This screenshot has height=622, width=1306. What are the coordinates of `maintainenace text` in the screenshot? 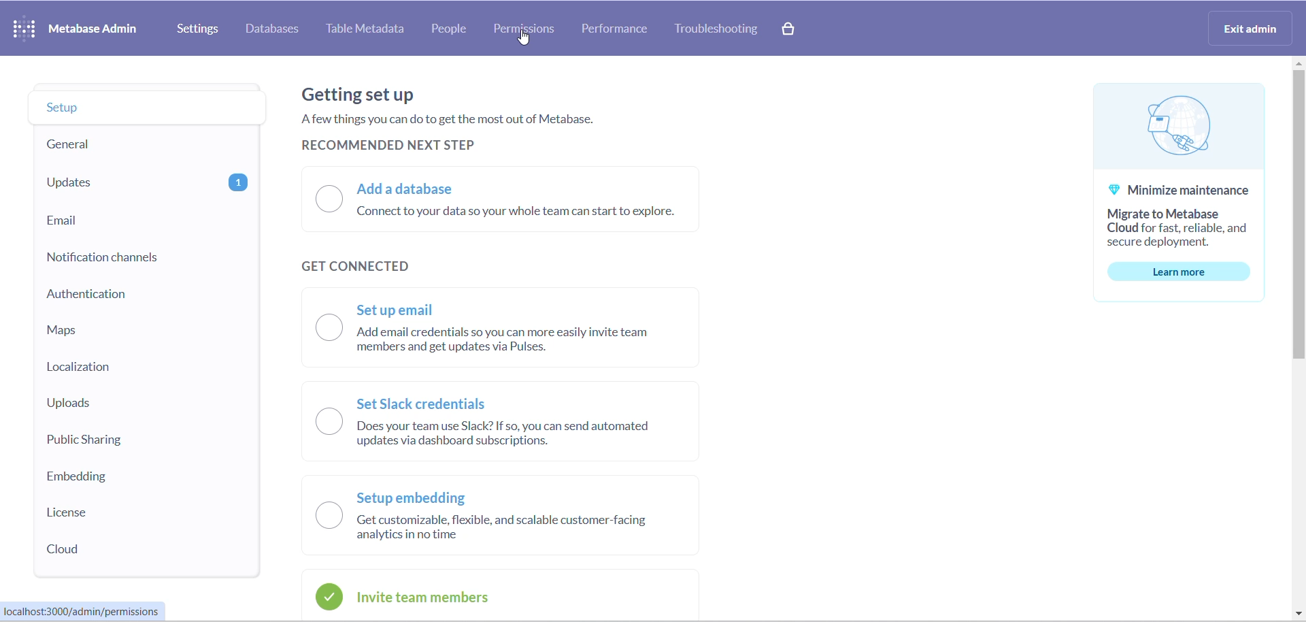 It's located at (1186, 216).